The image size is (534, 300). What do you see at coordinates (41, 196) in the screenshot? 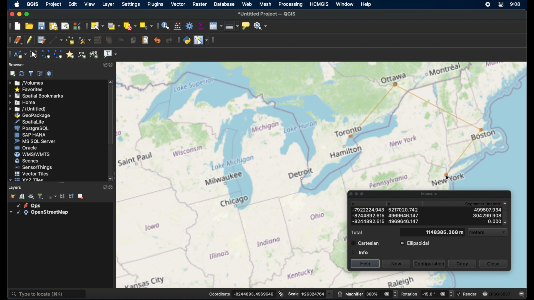
I see `filter legend` at bounding box center [41, 196].